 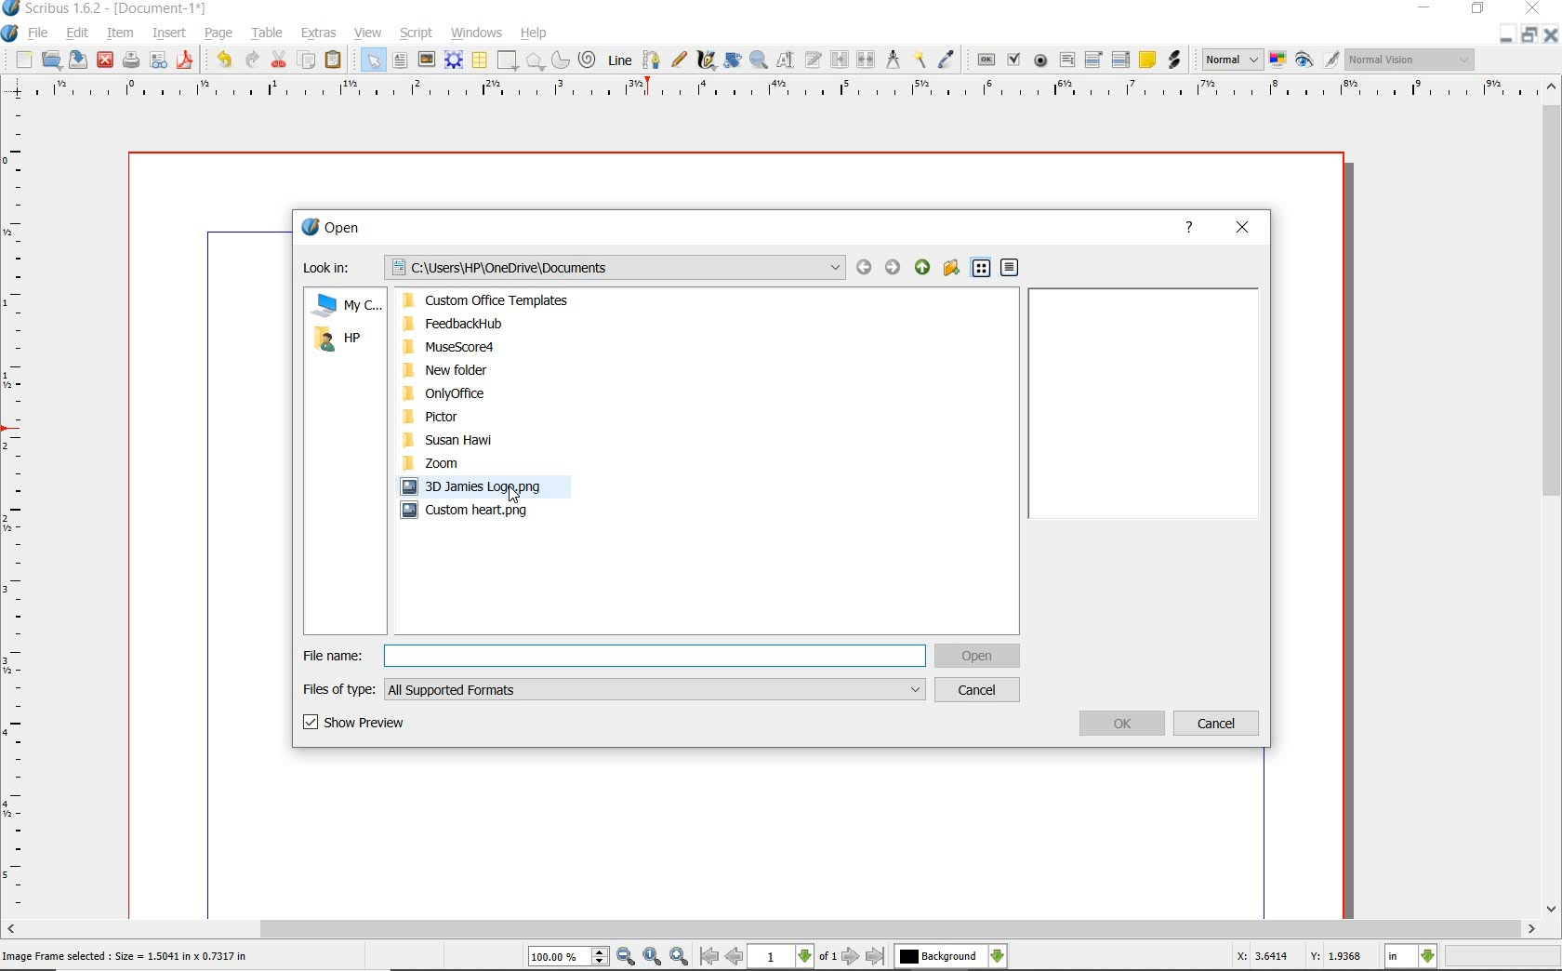 I want to click on Look in, so click(x=575, y=269).